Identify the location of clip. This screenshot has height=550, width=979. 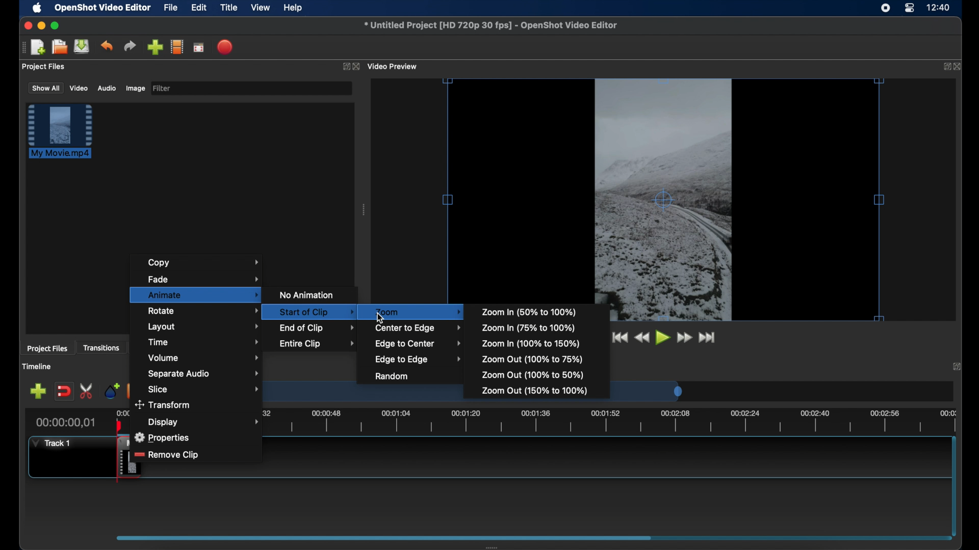
(111, 461).